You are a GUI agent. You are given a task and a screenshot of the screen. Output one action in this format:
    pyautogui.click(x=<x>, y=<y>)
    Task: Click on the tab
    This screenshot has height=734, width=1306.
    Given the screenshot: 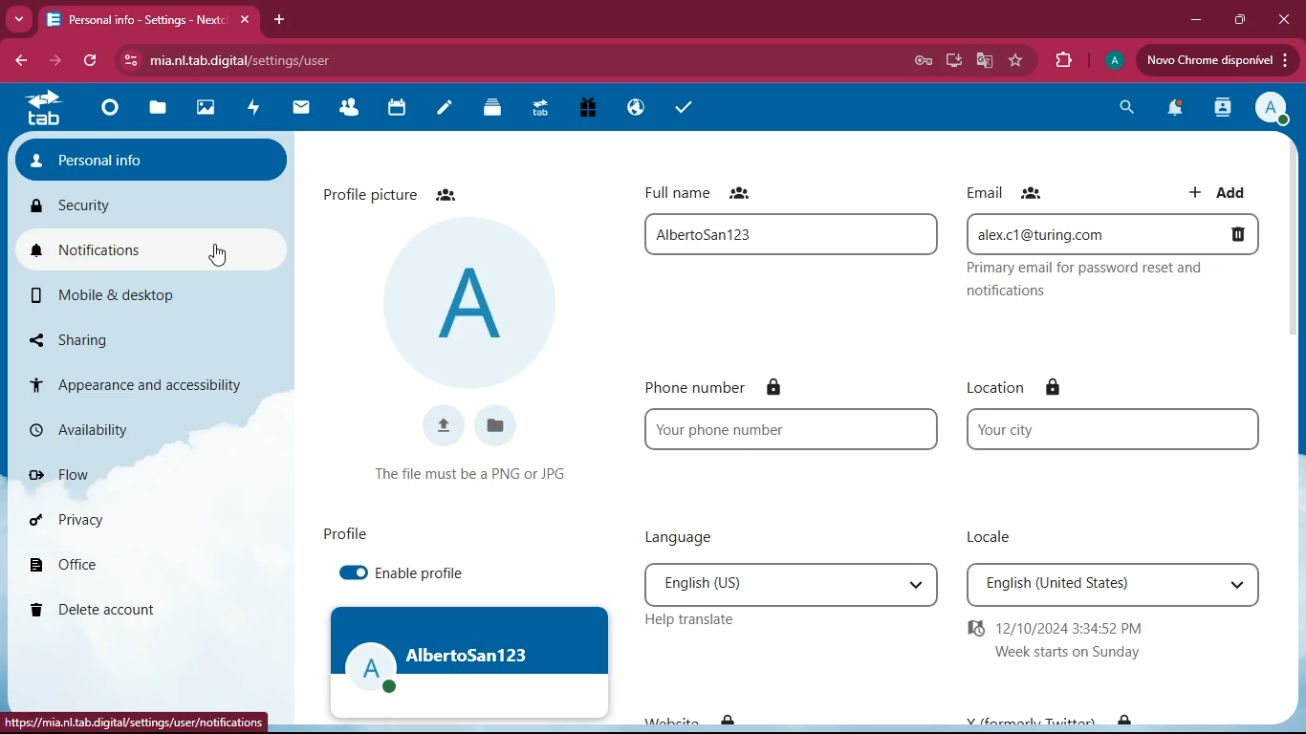 What is the action you would take?
    pyautogui.click(x=42, y=110)
    